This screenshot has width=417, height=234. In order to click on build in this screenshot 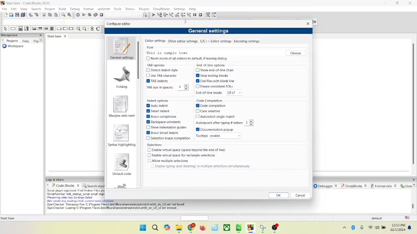, I will do `click(78, 15)`.